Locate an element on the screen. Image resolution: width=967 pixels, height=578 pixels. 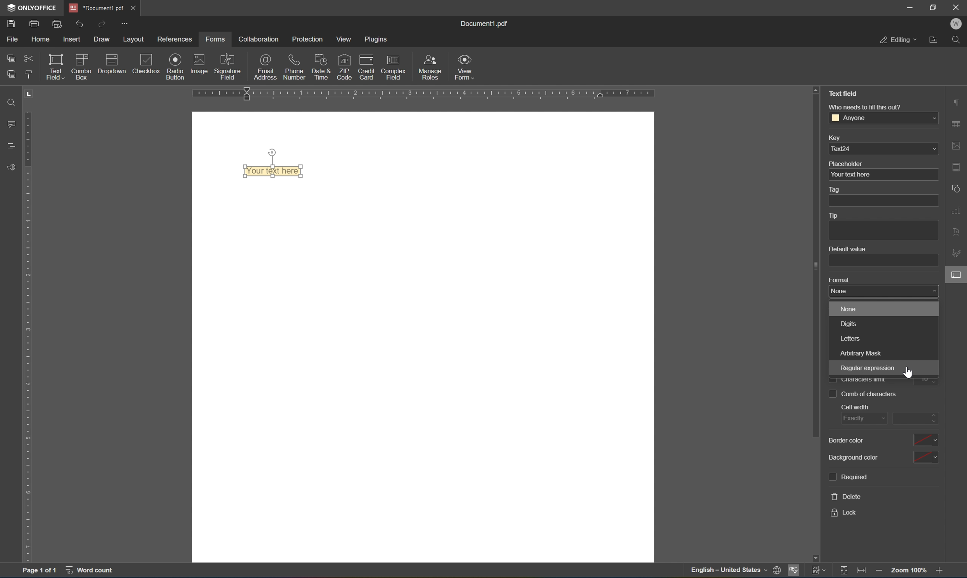
text art settings is located at coordinates (957, 231).